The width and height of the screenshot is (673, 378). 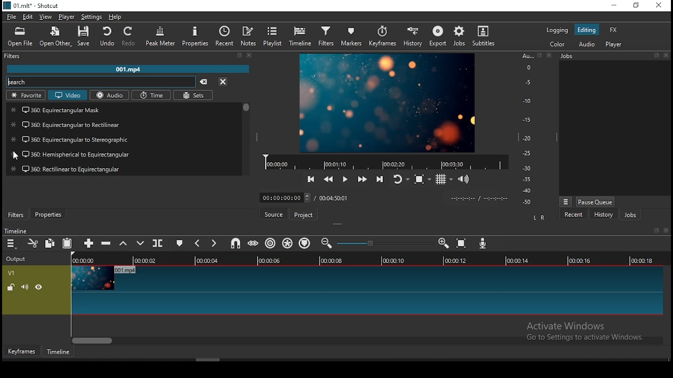 What do you see at coordinates (613, 30) in the screenshot?
I see `fx` at bounding box center [613, 30].